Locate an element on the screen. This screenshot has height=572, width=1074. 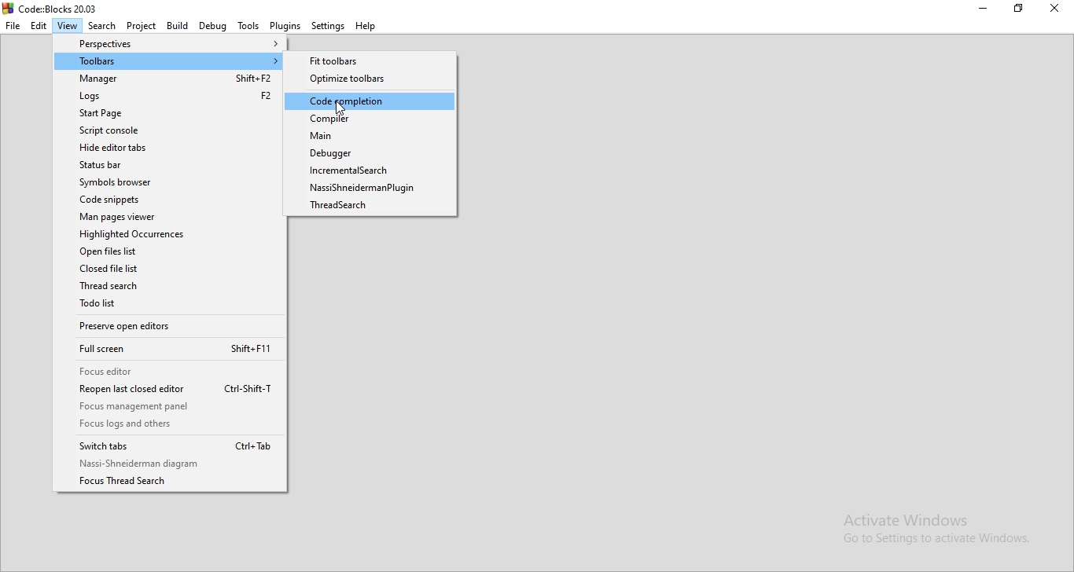
Tools  is located at coordinates (246, 26).